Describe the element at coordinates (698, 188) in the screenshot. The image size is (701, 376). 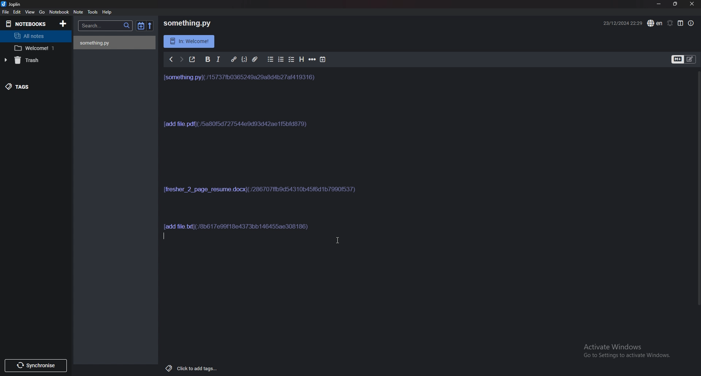
I see `Scroll bar` at that location.